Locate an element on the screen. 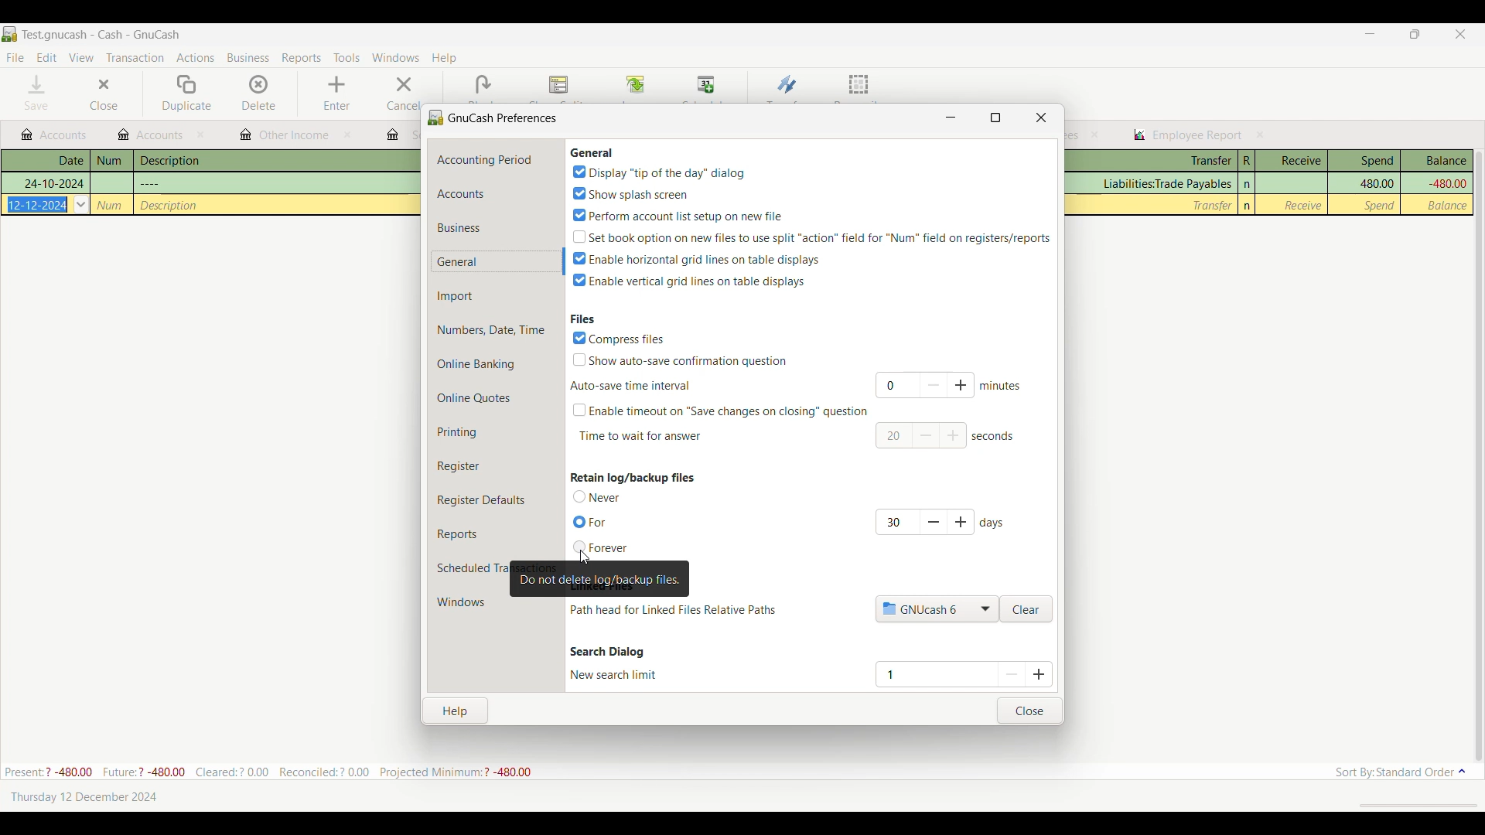 The height and width of the screenshot is (835, 1485).  is located at coordinates (39, 204).